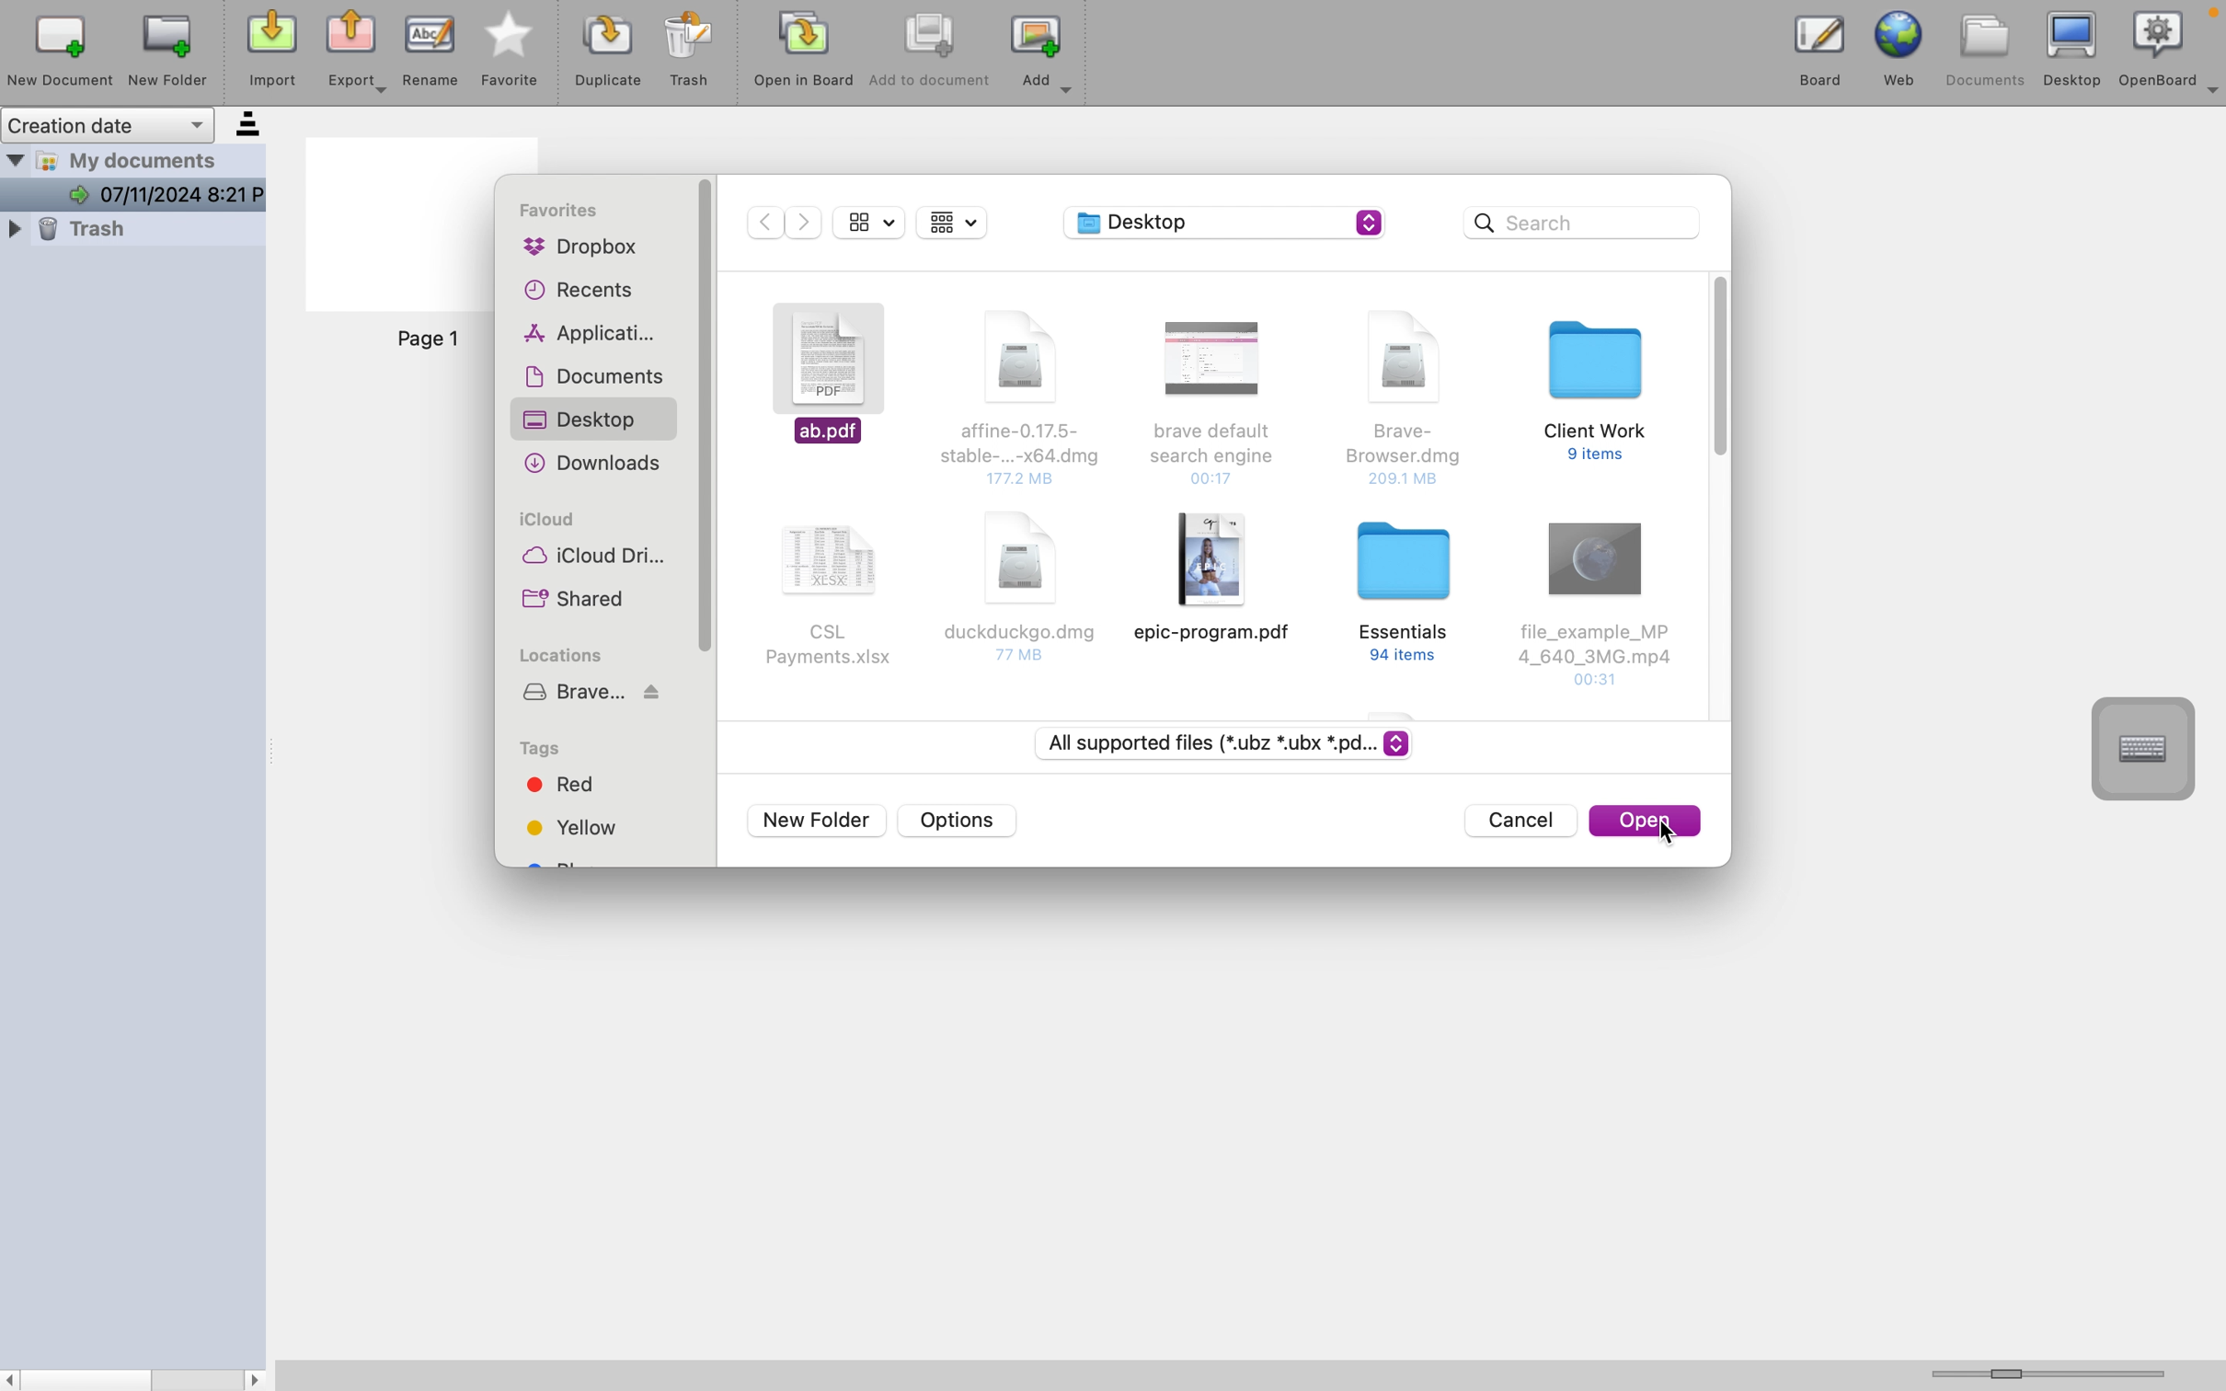  Describe the element at coordinates (924, 56) in the screenshot. I see `add to document` at that location.